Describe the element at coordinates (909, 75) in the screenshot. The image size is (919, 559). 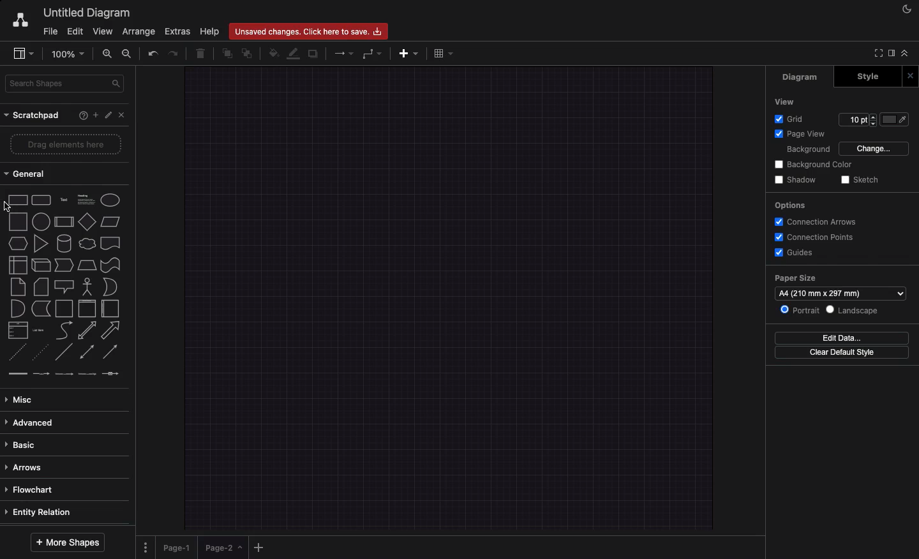
I see `Close` at that location.